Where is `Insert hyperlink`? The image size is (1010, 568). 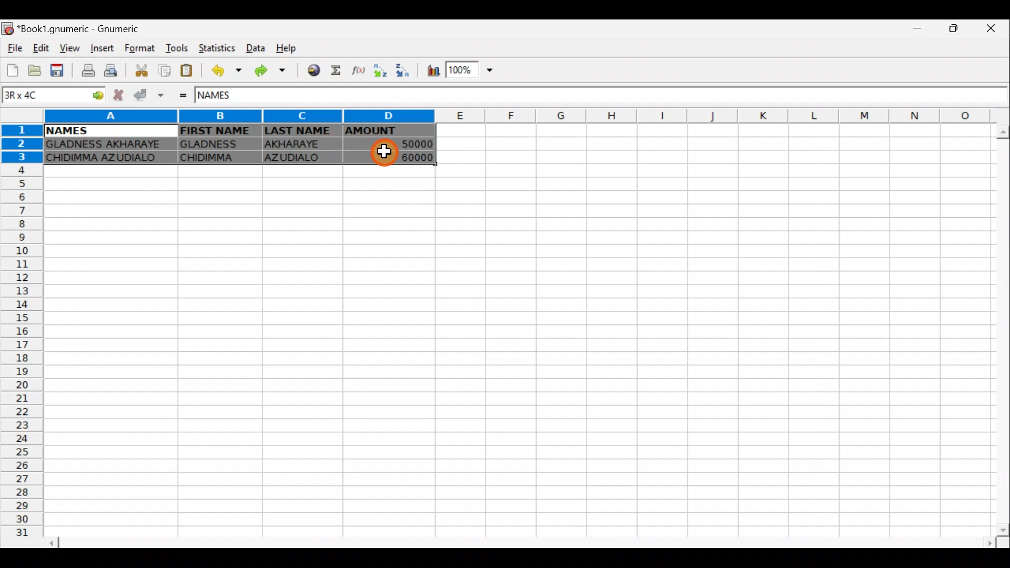 Insert hyperlink is located at coordinates (315, 69).